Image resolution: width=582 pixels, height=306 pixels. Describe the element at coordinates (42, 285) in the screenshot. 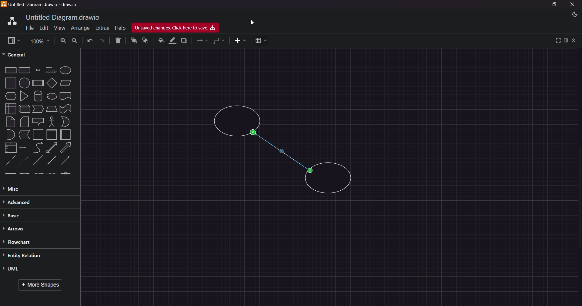

I see `More Shapes` at that location.